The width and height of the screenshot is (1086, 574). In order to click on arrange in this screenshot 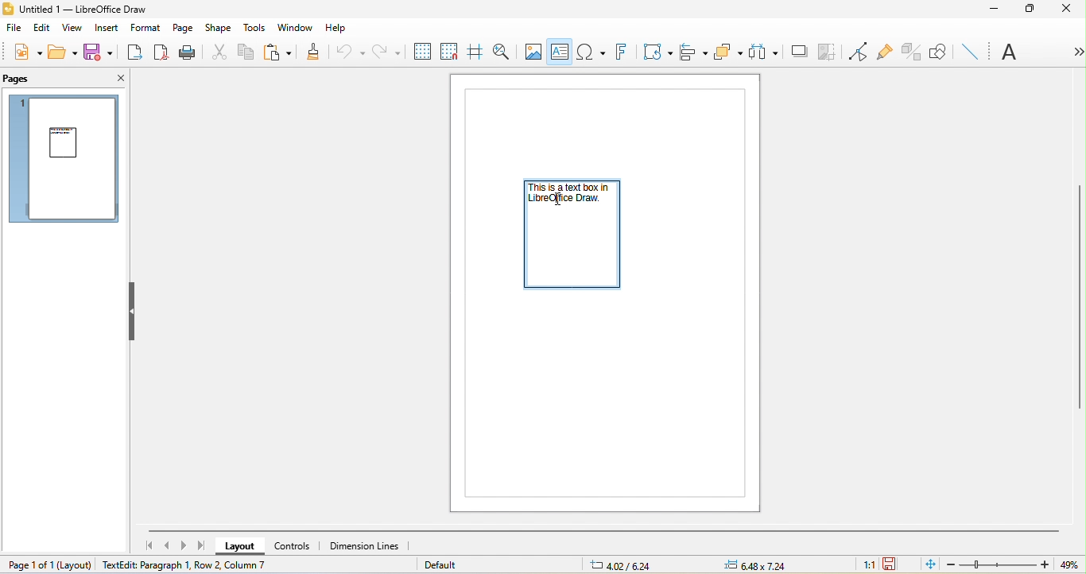, I will do `click(727, 52)`.